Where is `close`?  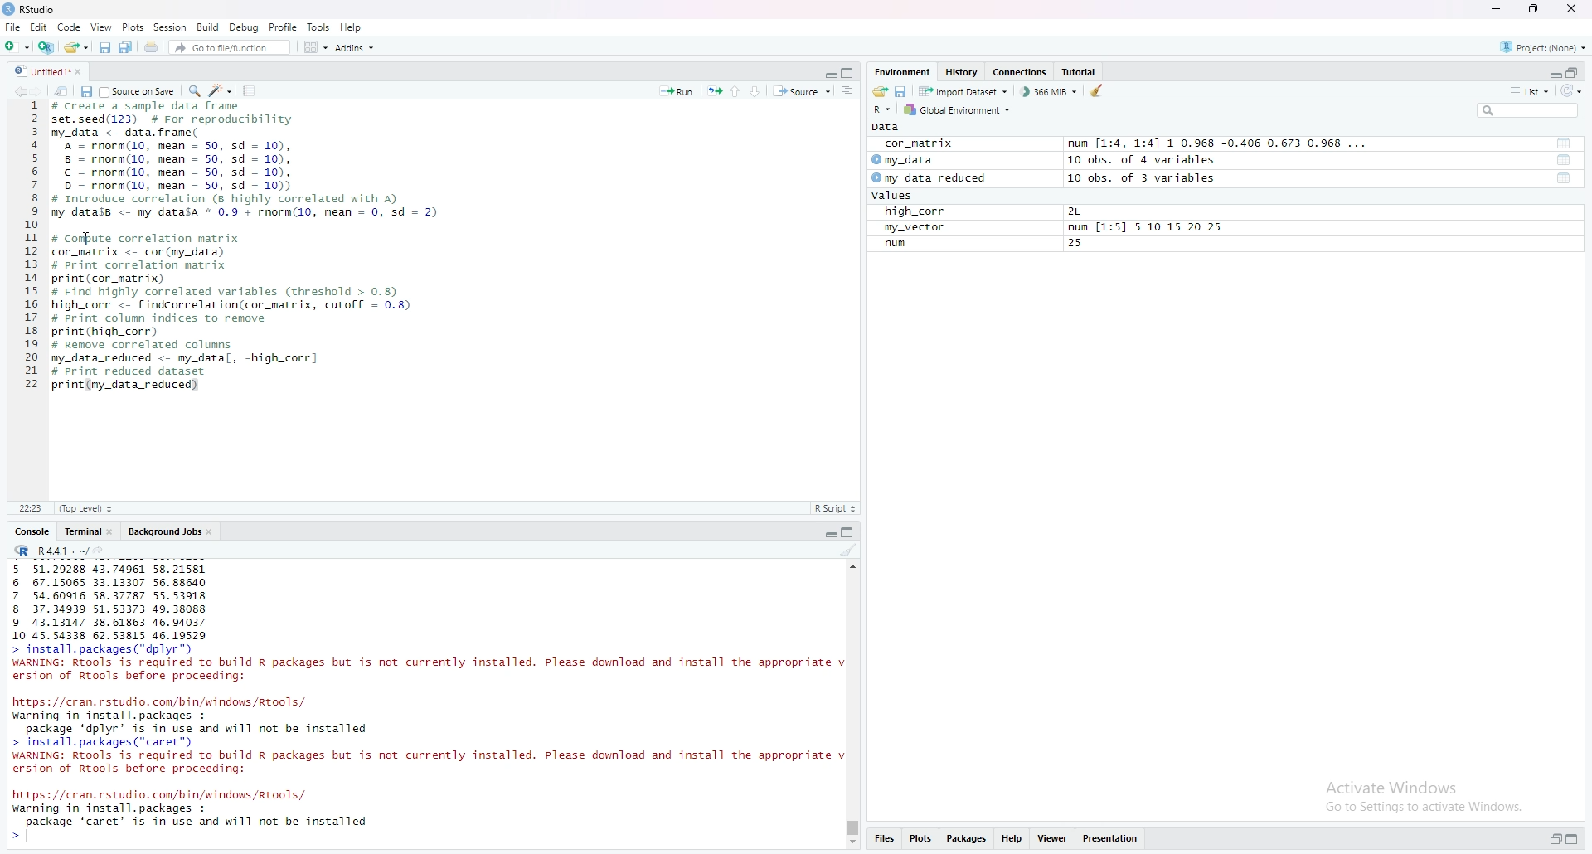
close is located at coordinates (211, 532).